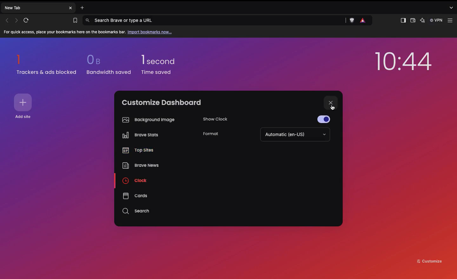 This screenshot has height=279, width=457. I want to click on 1 trackers & ads blocked, so click(47, 64).